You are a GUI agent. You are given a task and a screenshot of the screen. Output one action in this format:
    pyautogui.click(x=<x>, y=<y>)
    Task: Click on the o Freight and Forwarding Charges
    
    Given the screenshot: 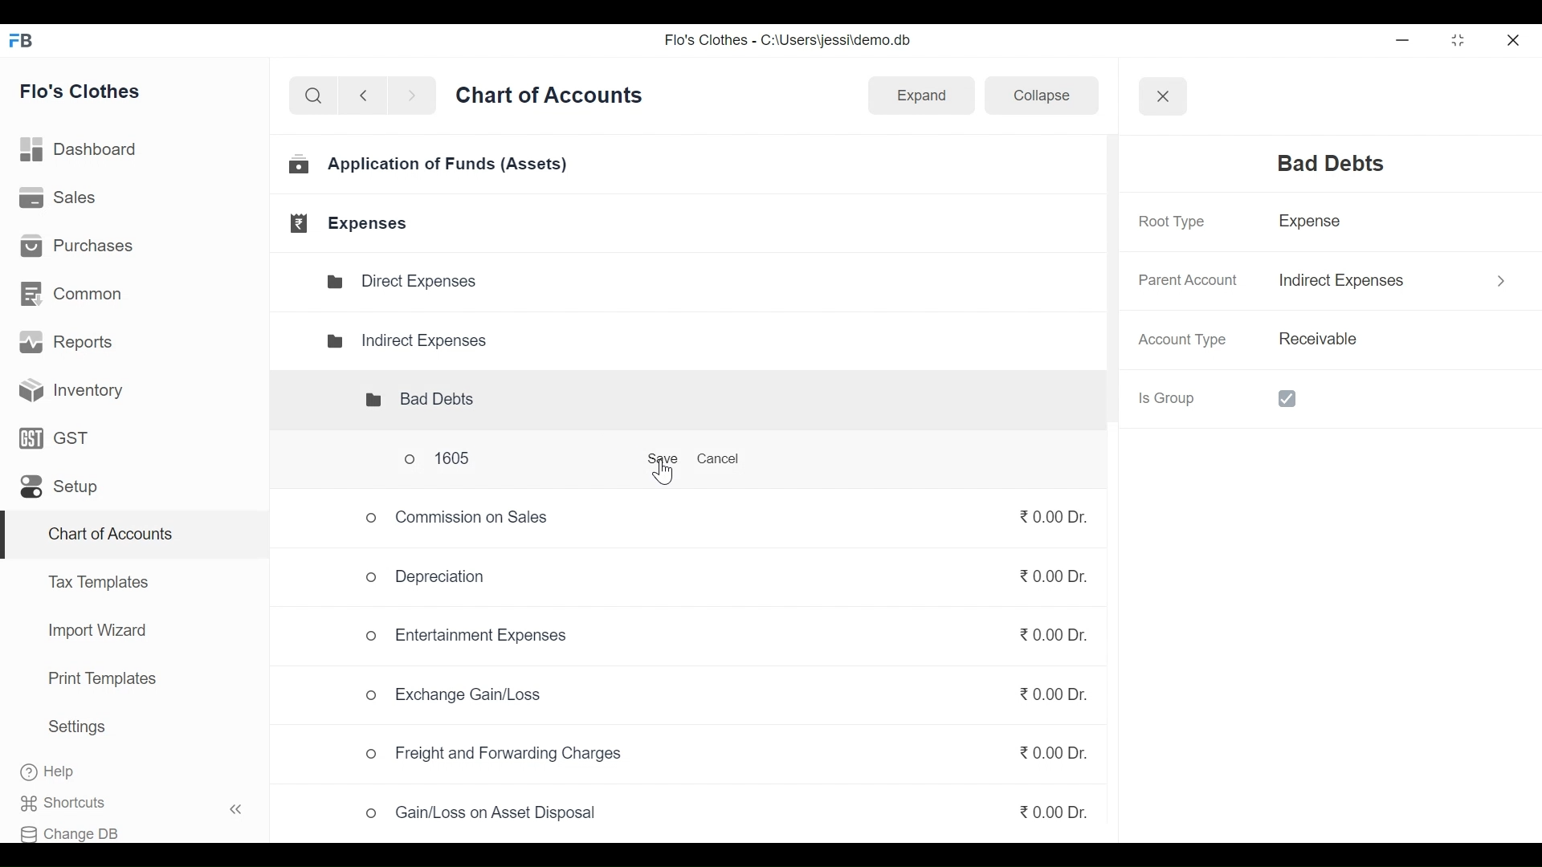 What is the action you would take?
    pyautogui.click(x=498, y=755)
    